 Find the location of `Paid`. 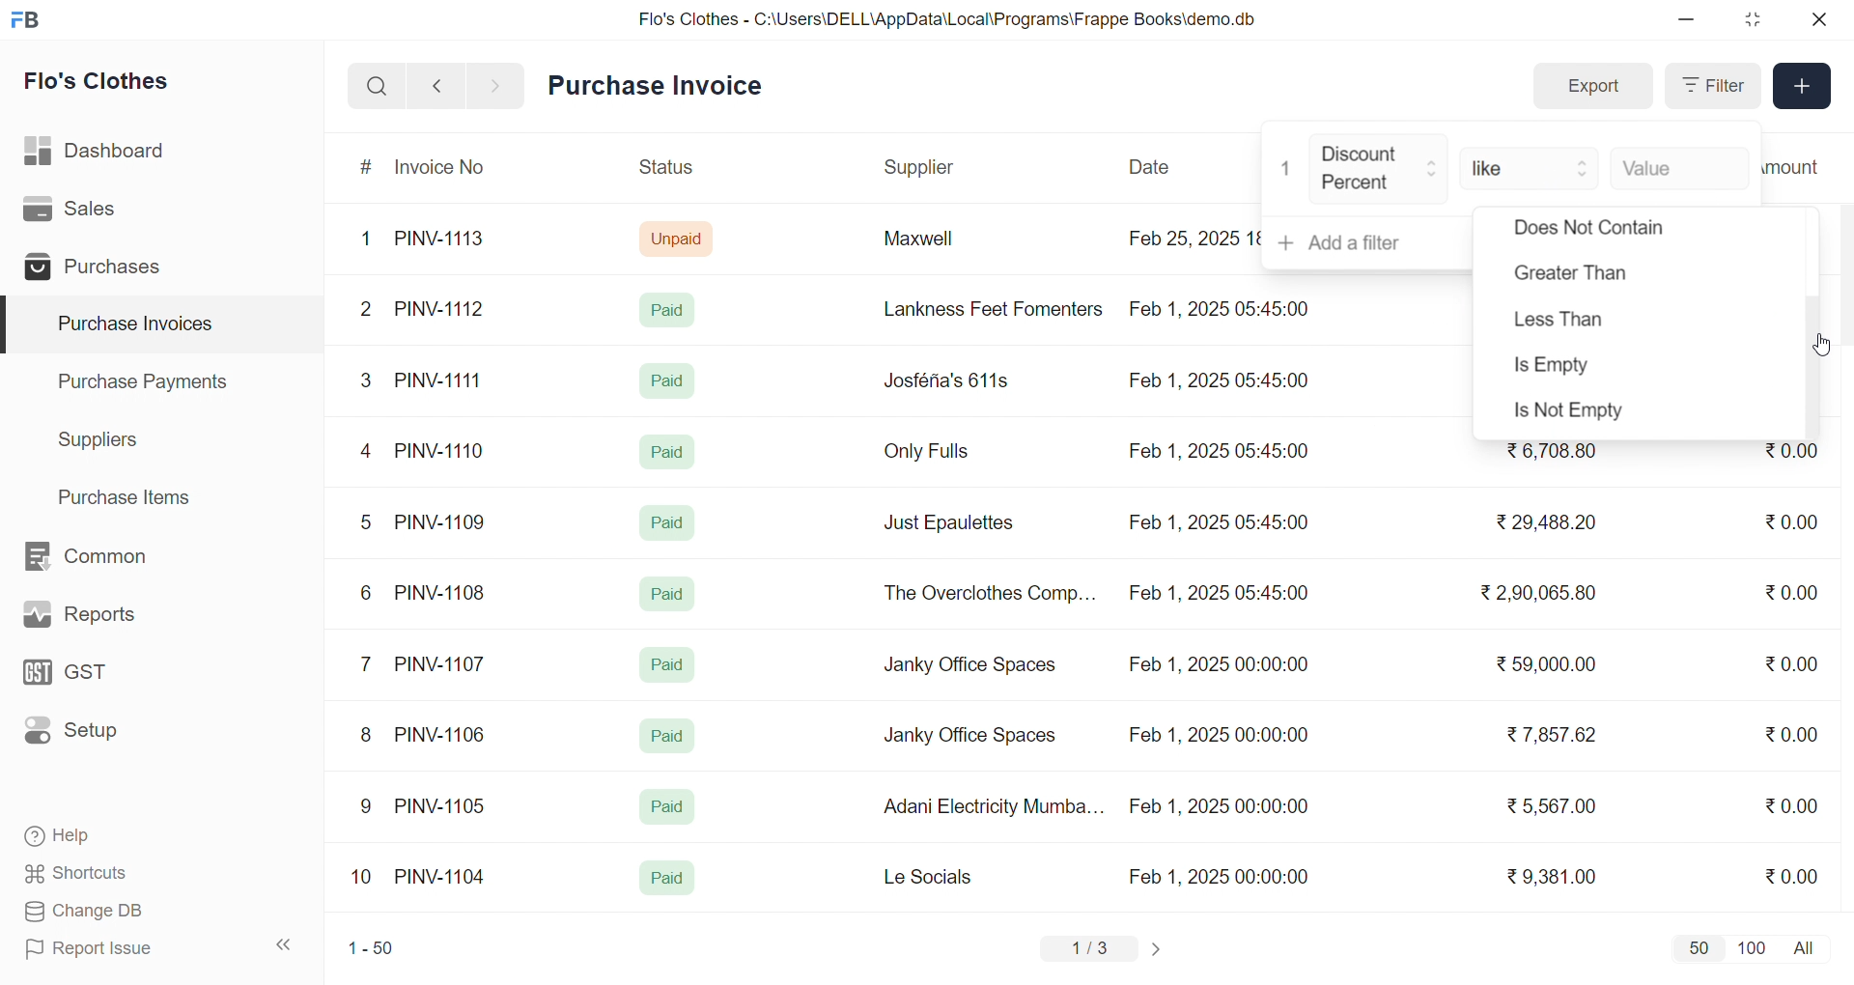

Paid is located at coordinates (668, 380).